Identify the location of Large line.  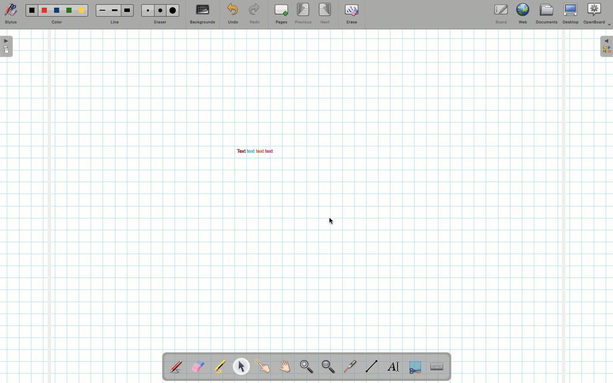
(128, 10).